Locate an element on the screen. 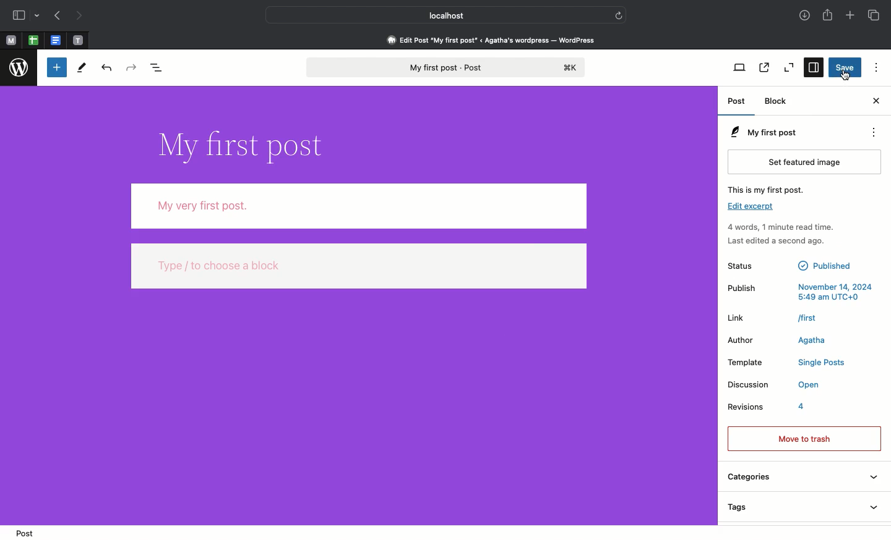 The height and width of the screenshot is (540, 891). Close is located at coordinates (875, 101).